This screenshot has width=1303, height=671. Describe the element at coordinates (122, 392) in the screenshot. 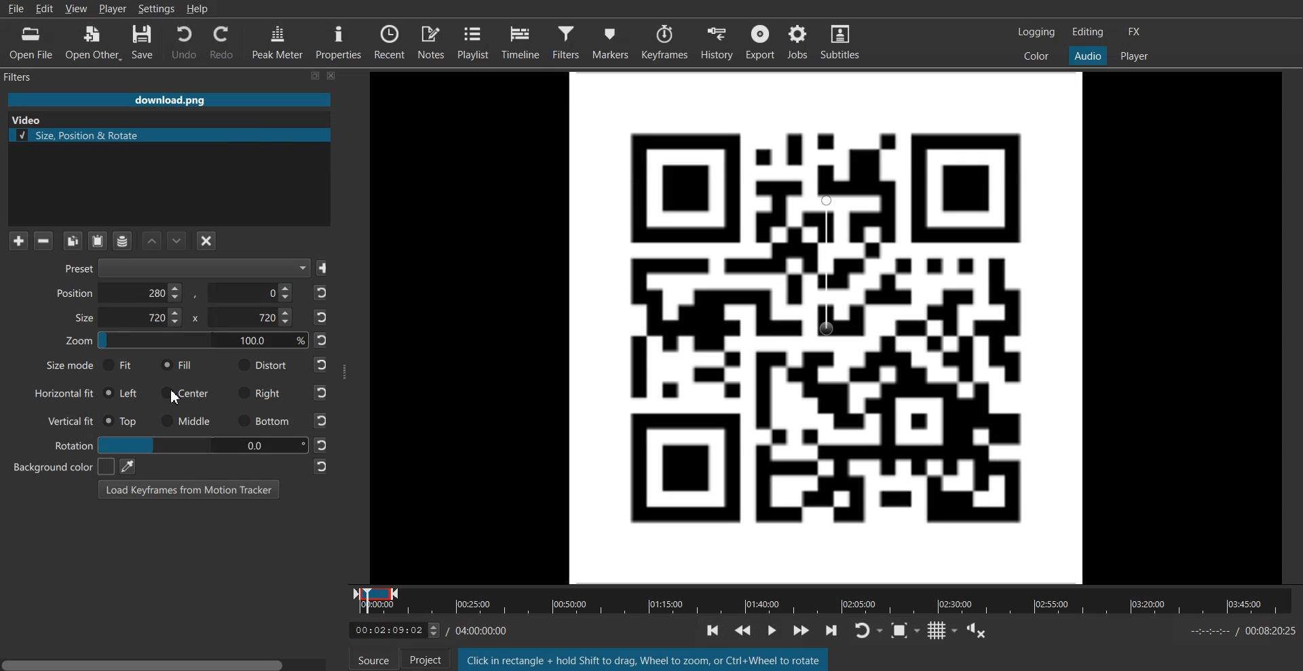

I see `Left` at that location.